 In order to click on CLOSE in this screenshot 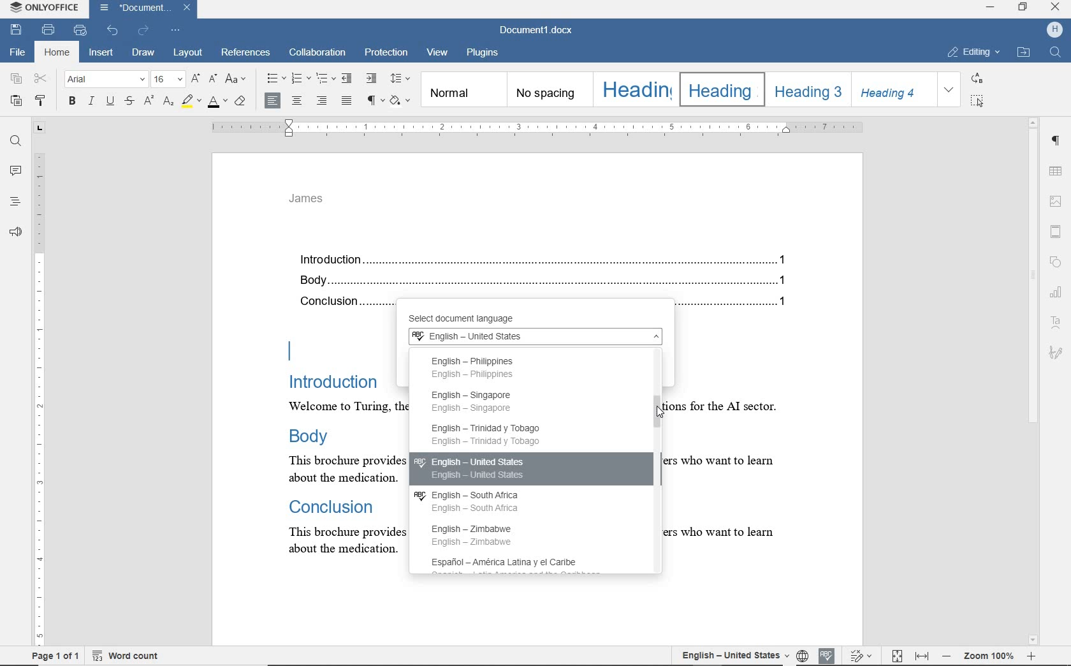, I will do `click(1054, 7)`.